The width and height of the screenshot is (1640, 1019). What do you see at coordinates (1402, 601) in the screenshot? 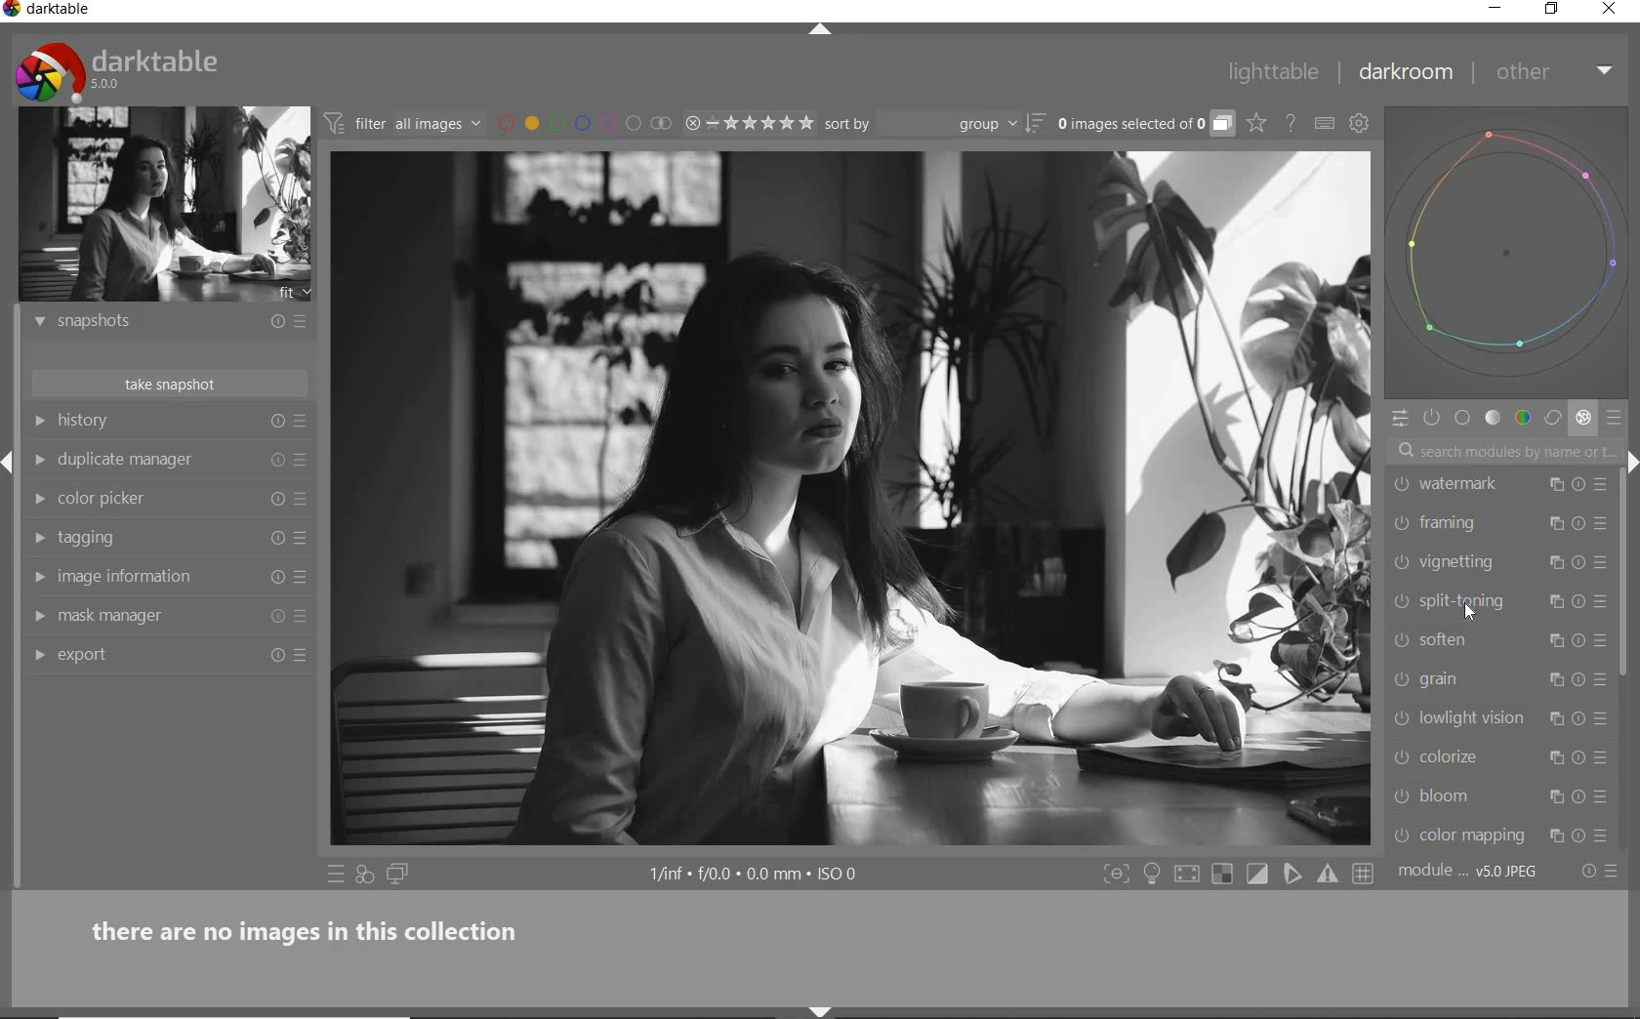
I see `'split-toning' is switched off` at bounding box center [1402, 601].